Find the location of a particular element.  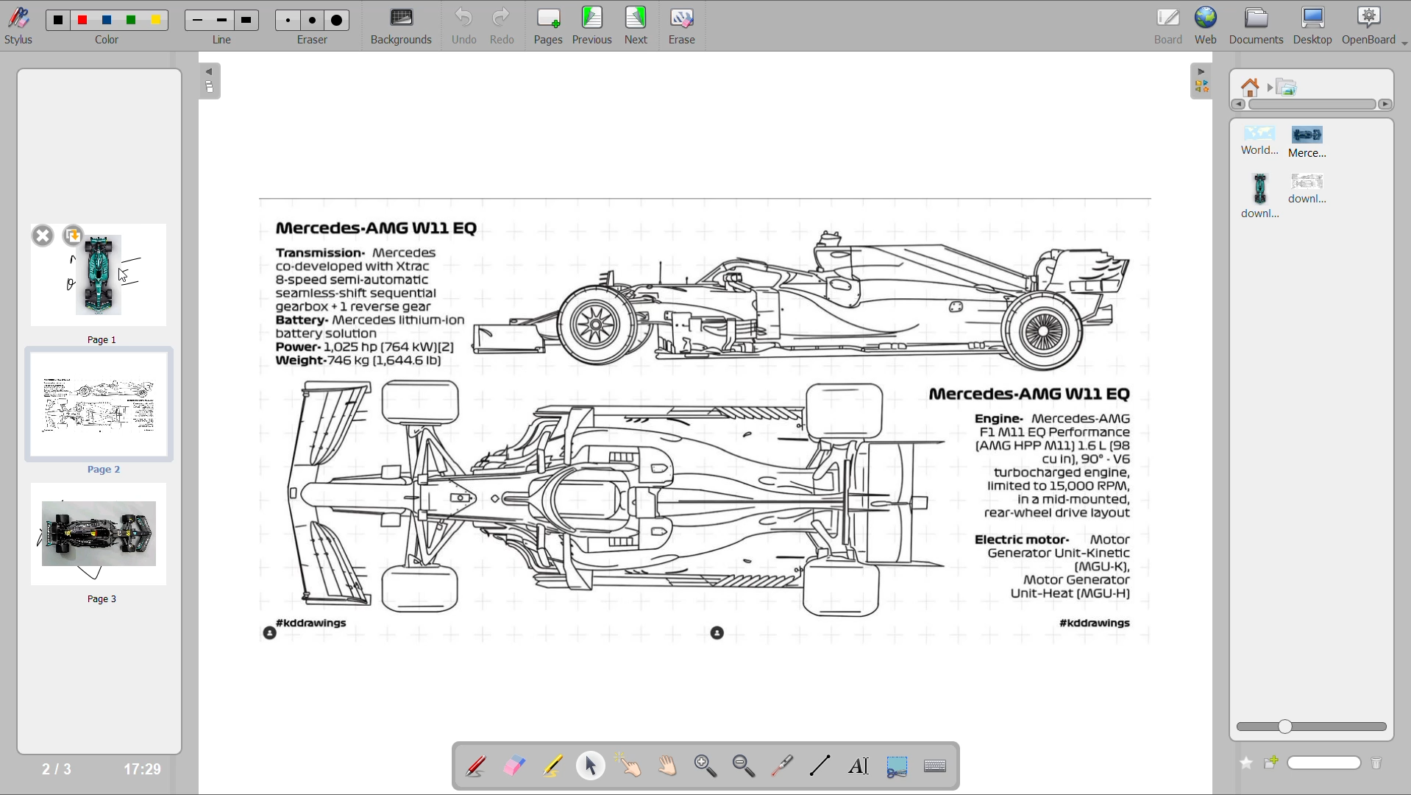

Engine- Mercedes-AMG
F1 M11 EQ Performance
(AMG HPP M11) 16 L (98
culin), 90° - V6
turbocharged engine,
limited to 15,000 RPM,
ina mid-mounted,
rear-wheel drive layout is located at coordinates (1050, 467).